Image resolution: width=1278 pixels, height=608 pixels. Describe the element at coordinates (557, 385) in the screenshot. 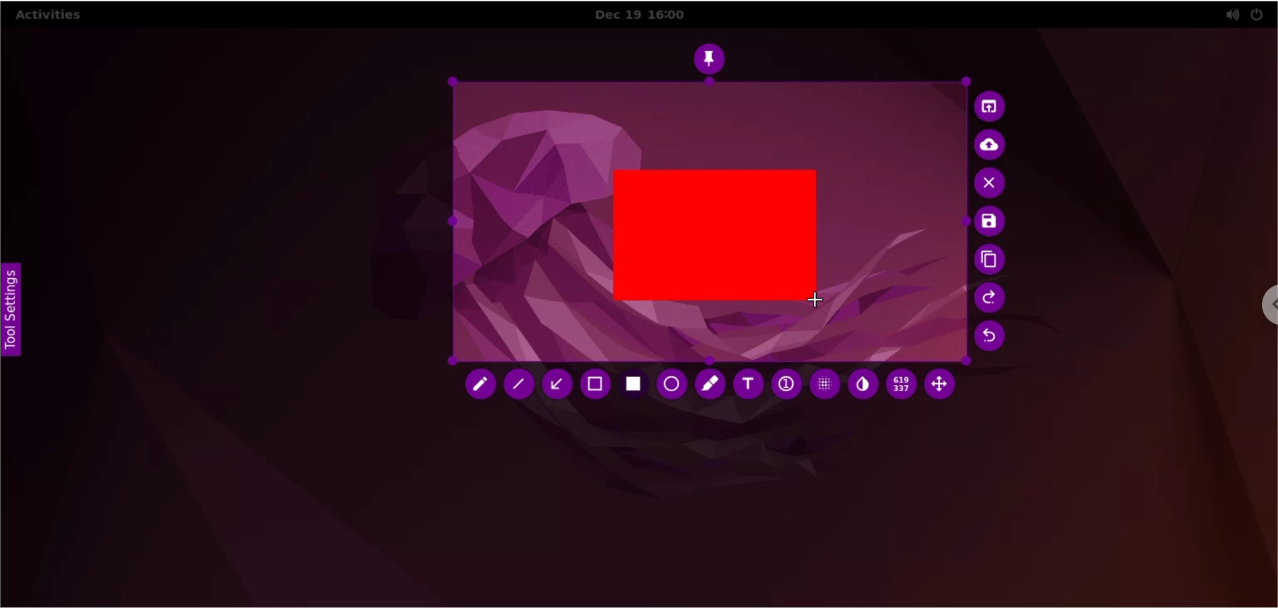

I see `arrow tool` at that location.